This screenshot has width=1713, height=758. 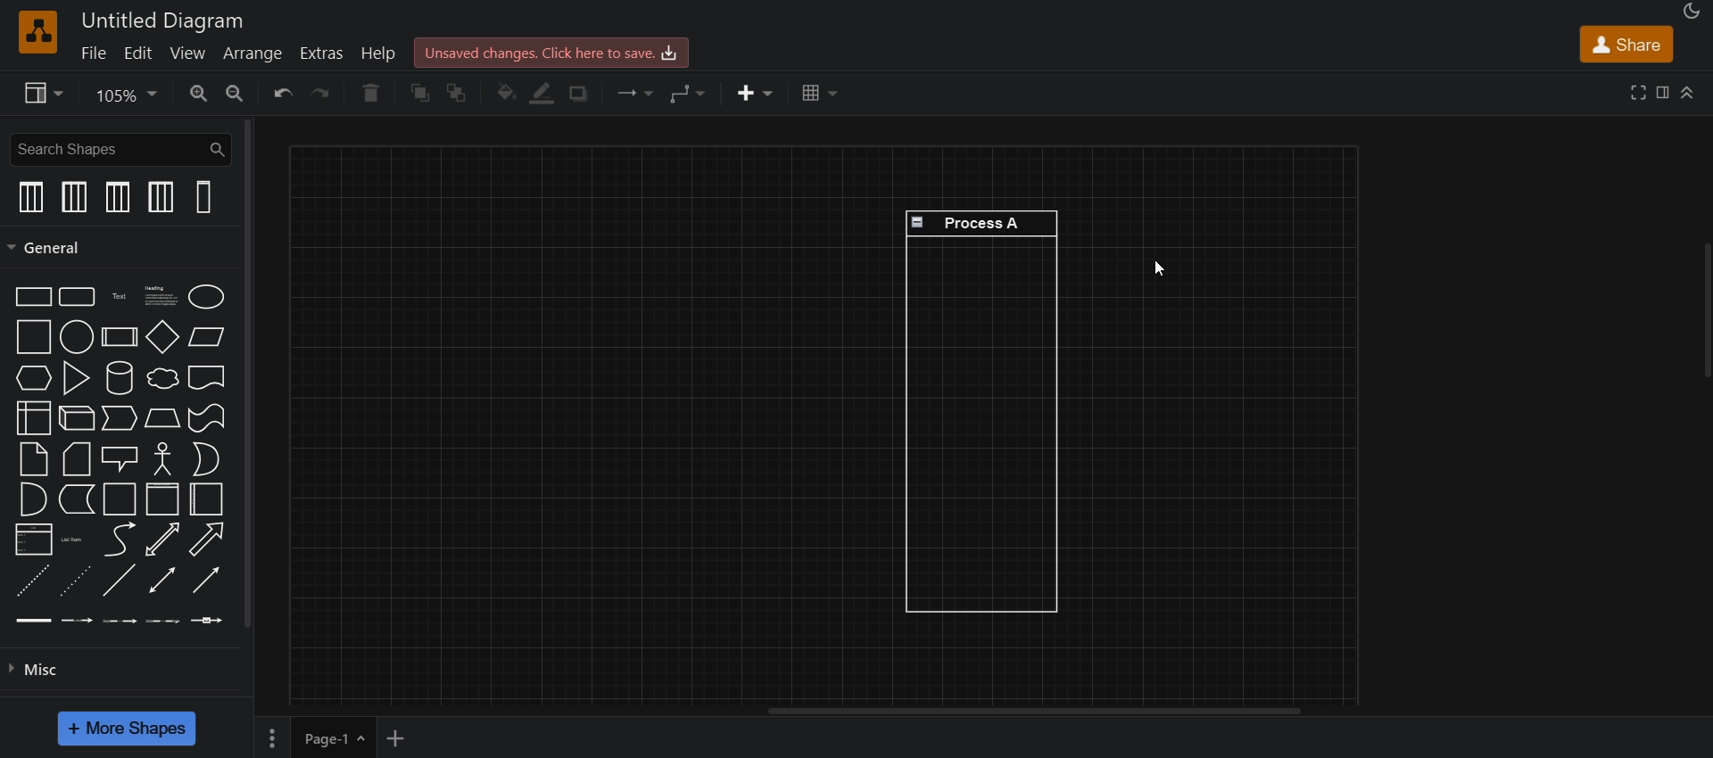 I want to click on tape, so click(x=207, y=420).